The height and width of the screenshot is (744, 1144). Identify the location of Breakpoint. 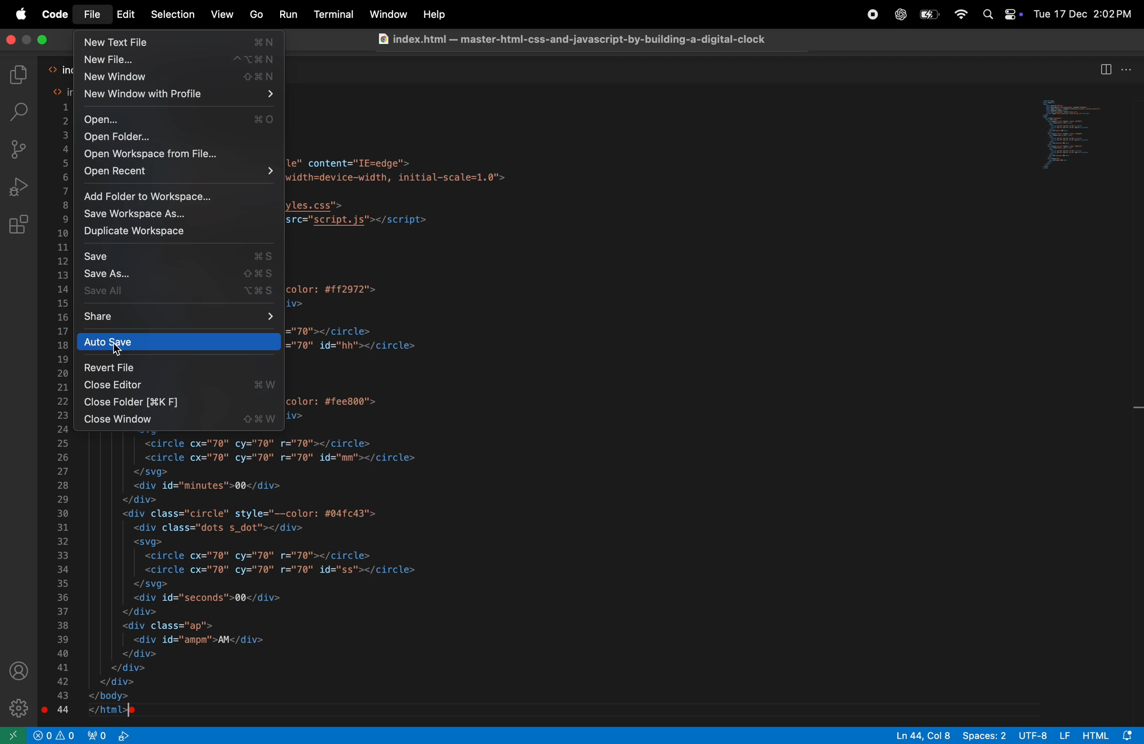
(44, 707).